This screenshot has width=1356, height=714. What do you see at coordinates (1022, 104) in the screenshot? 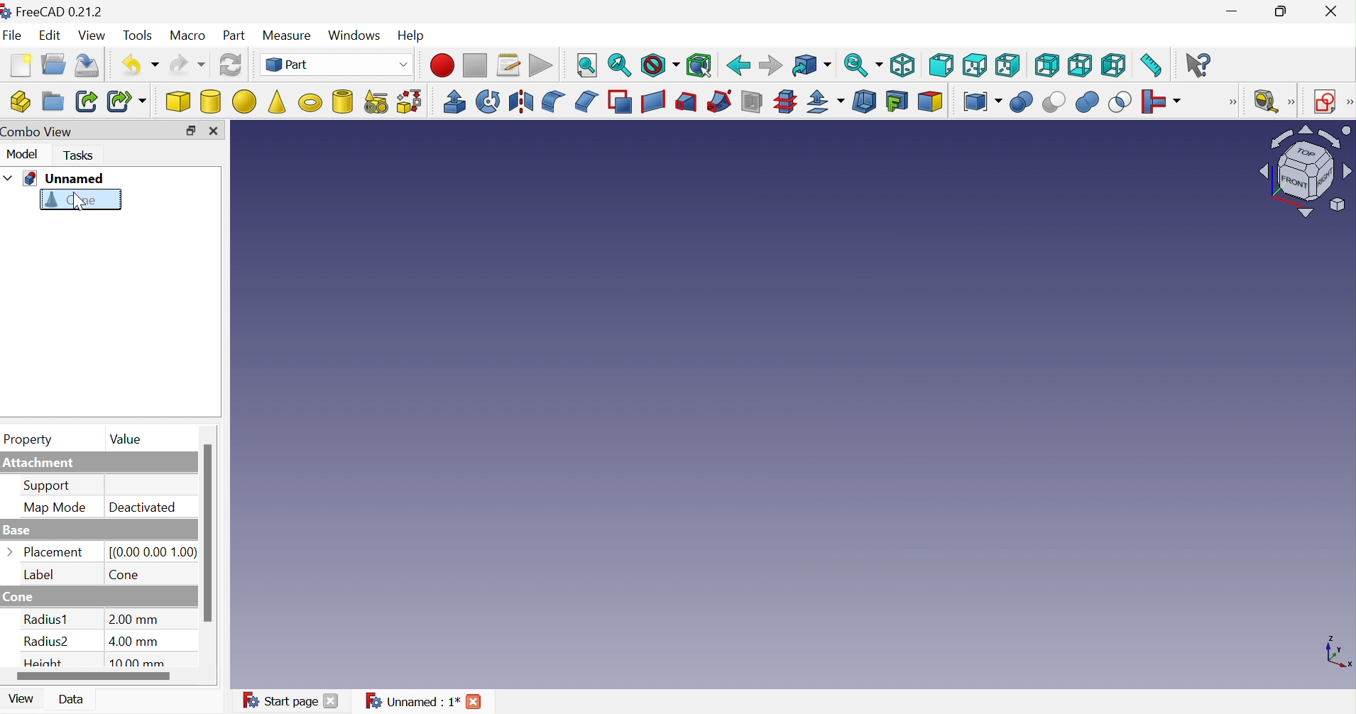
I see `Boolean` at bounding box center [1022, 104].